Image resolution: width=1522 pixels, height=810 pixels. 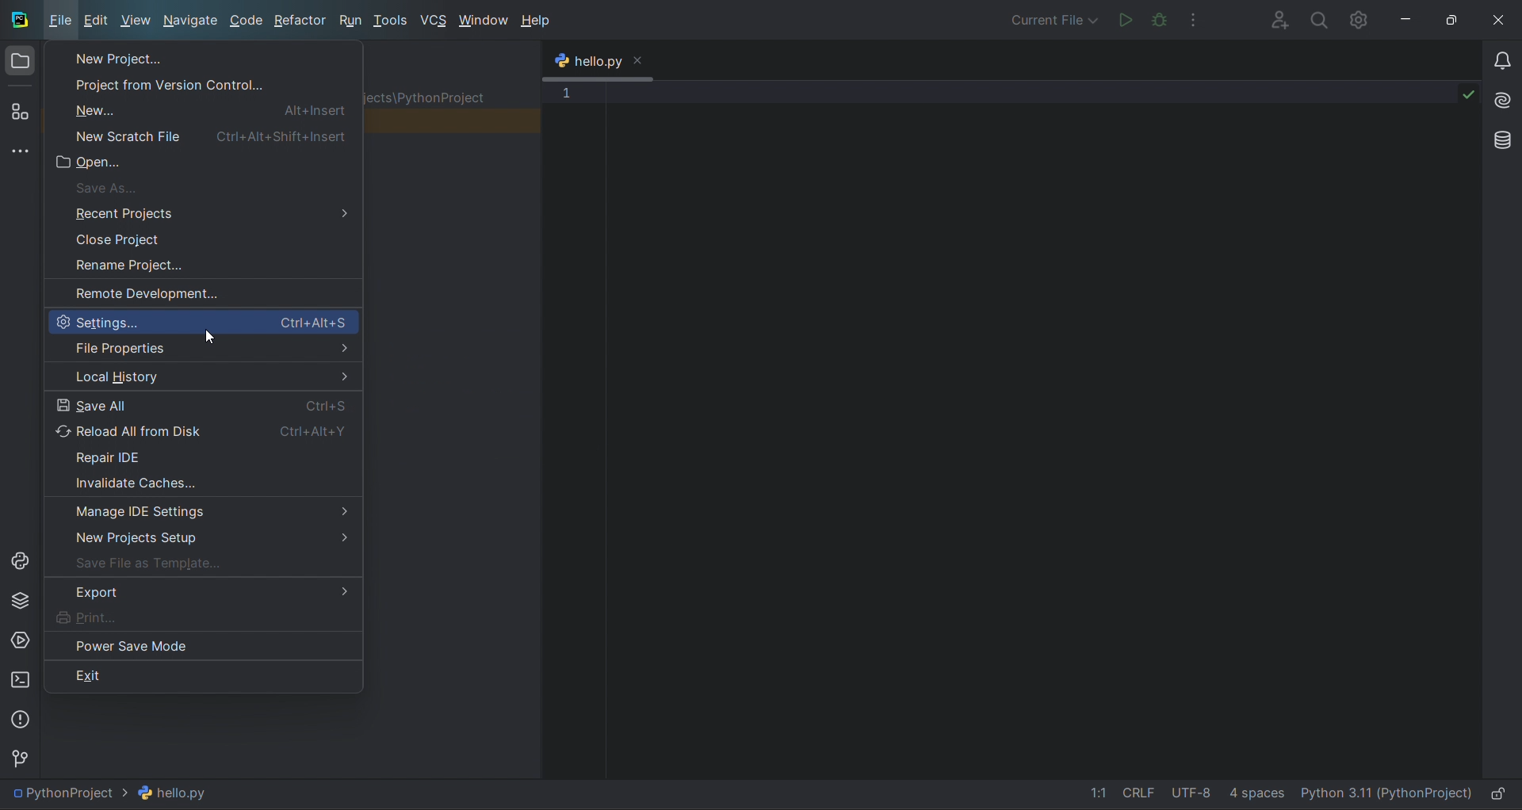 I want to click on navigate, so click(x=186, y=21).